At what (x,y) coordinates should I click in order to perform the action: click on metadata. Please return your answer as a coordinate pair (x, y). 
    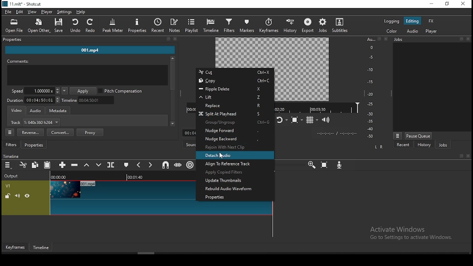
    Looking at the image, I should click on (59, 110).